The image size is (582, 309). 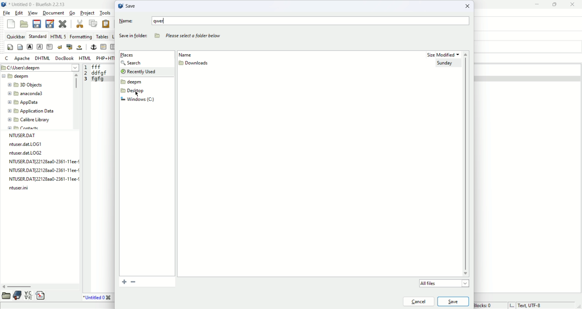 I want to click on ntuser.dat LOG2, so click(x=27, y=153).